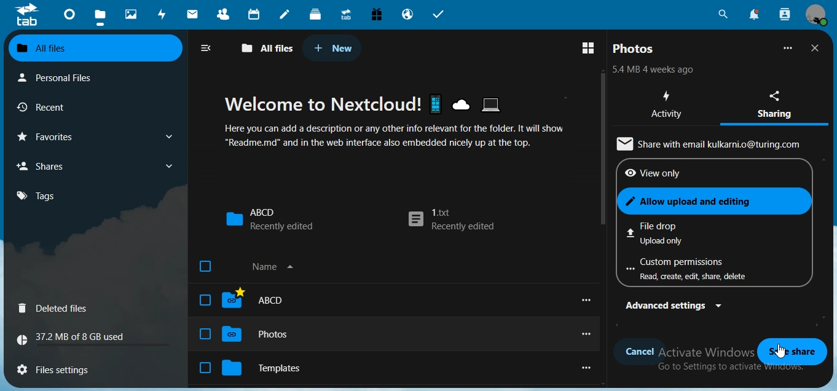 The image size is (837, 391). What do you see at coordinates (694, 270) in the screenshot?
I see `custom permissions` at bounding box center [694, 270].